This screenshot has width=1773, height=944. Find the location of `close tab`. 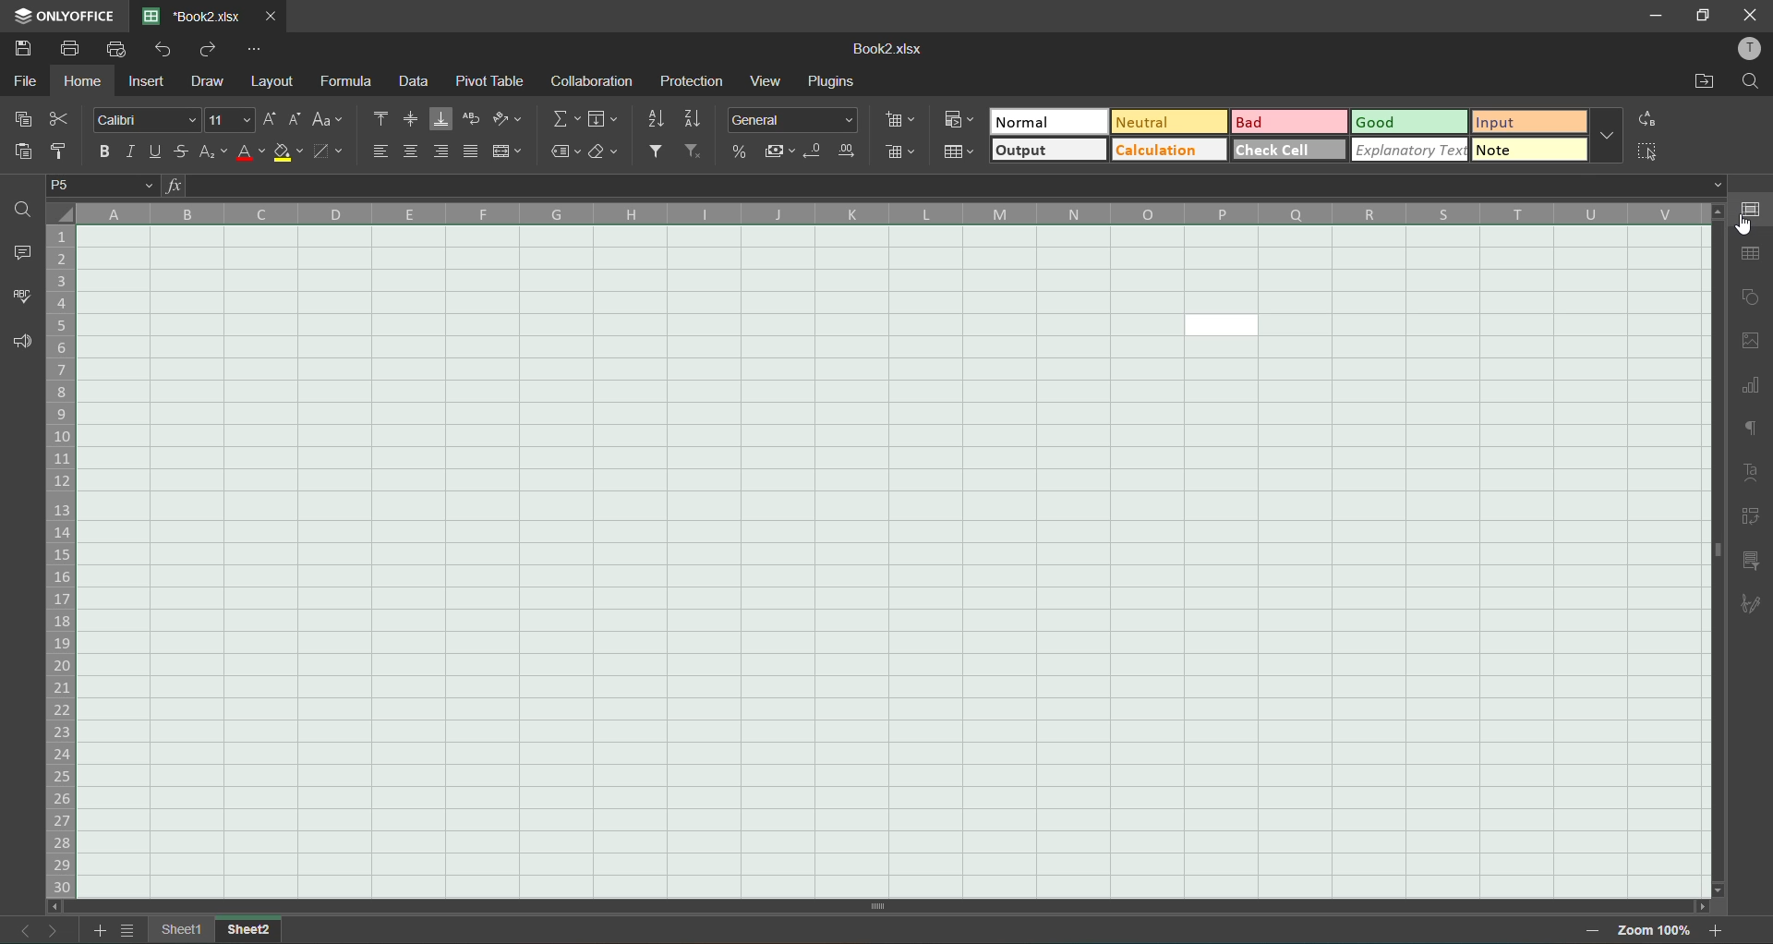

close tab is located at coordinates (270, 14).